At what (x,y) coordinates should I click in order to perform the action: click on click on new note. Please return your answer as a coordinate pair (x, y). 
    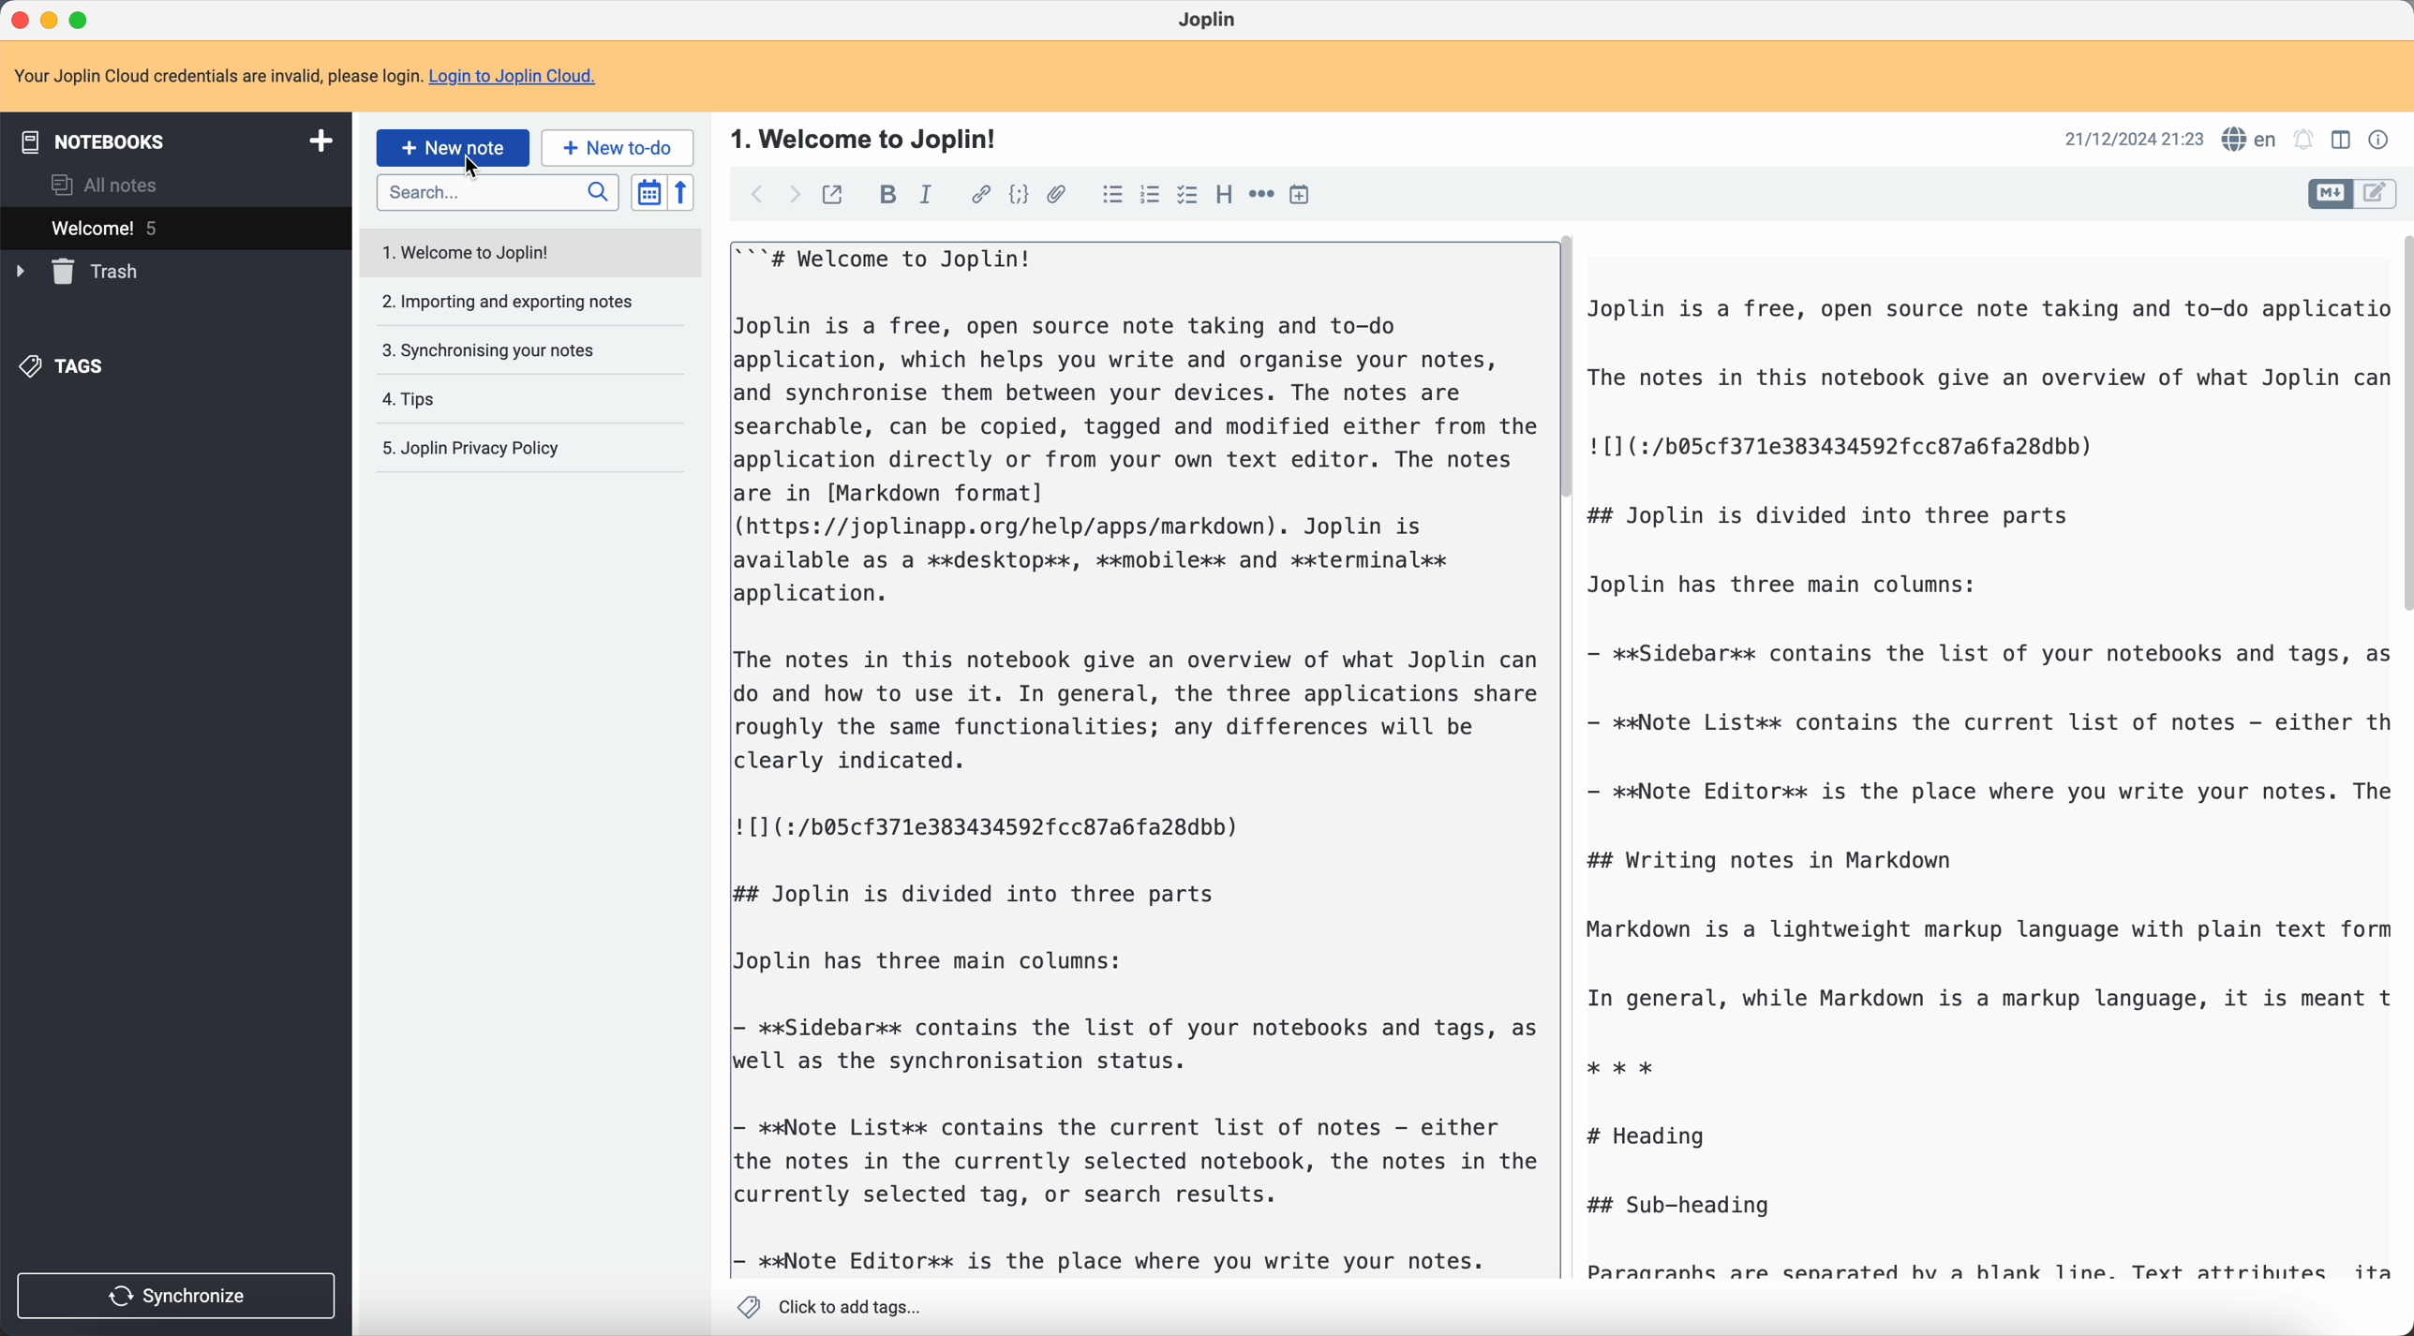
    Looking at the image, I should click on (454, 148).